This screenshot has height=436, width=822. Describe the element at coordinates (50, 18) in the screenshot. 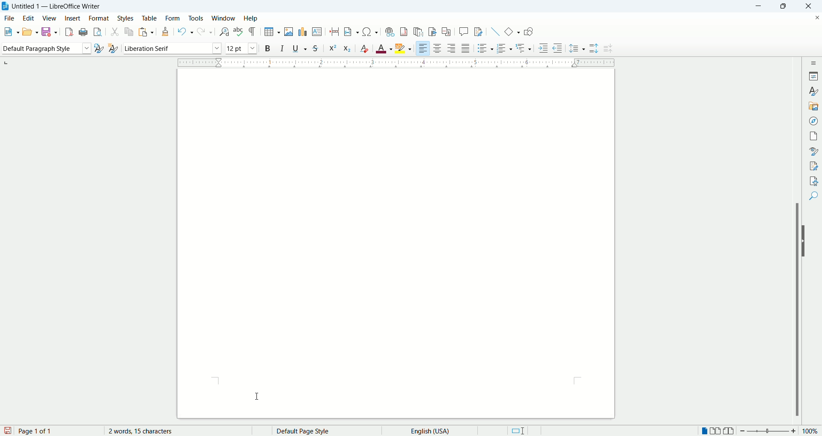

I see `view` at that location.